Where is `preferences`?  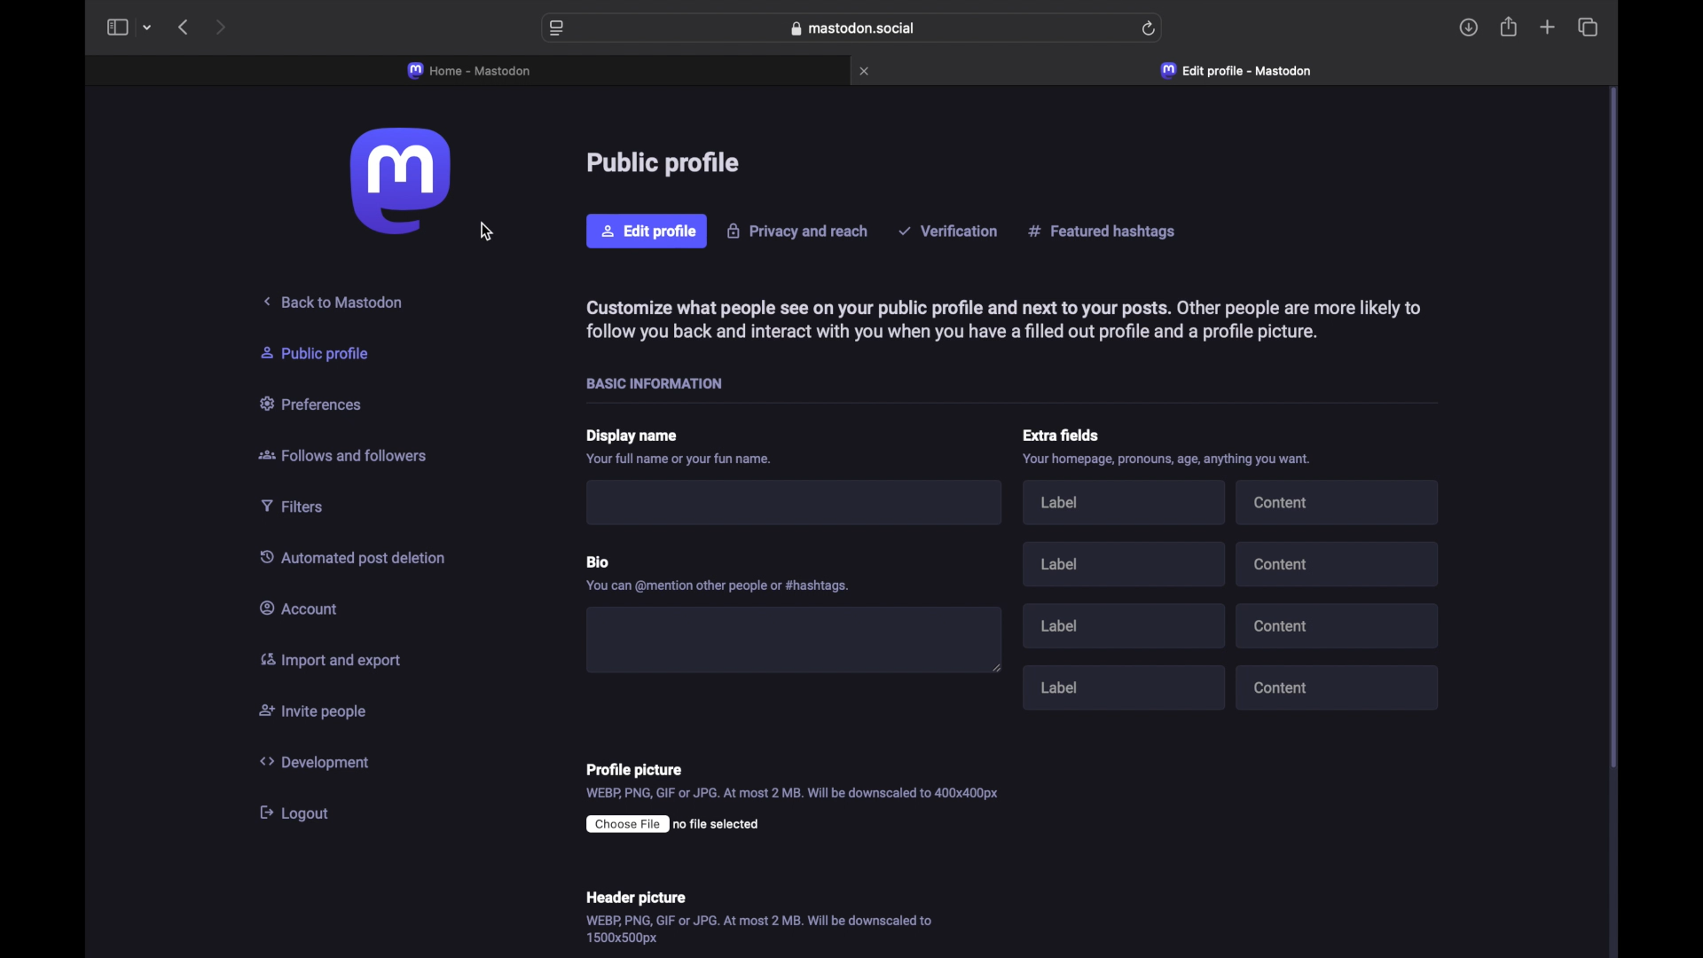
preferences is located at coordinates (313, 404).